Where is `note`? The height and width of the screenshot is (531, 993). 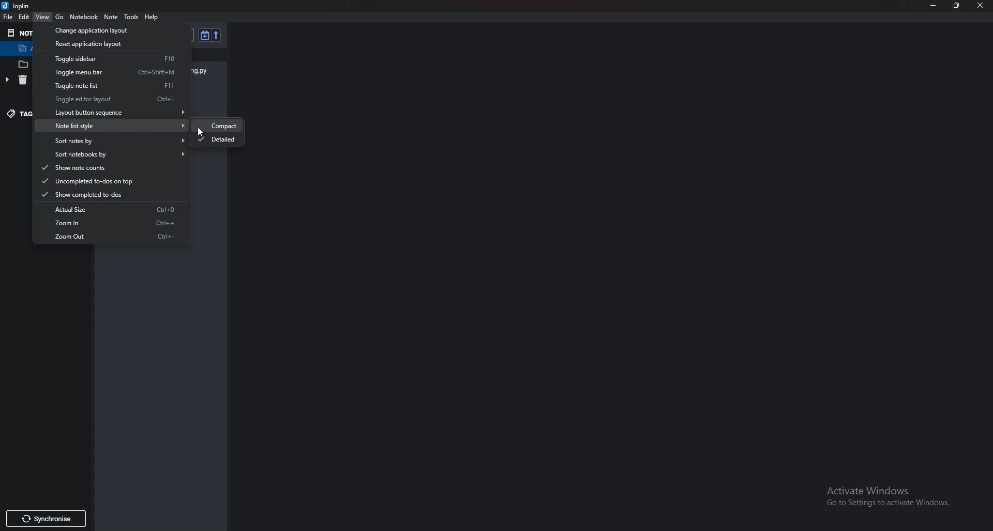 note is located at coordinates (111, 18).